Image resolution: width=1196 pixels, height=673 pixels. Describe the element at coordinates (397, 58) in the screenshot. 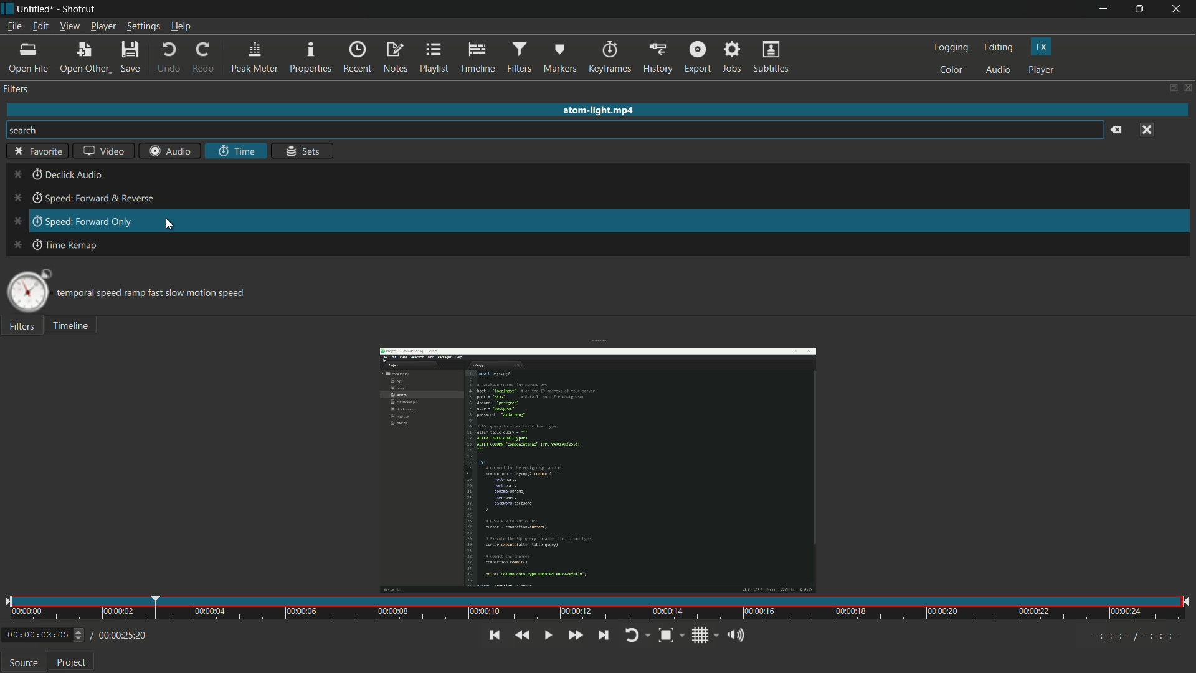

I see `notes` at that location.